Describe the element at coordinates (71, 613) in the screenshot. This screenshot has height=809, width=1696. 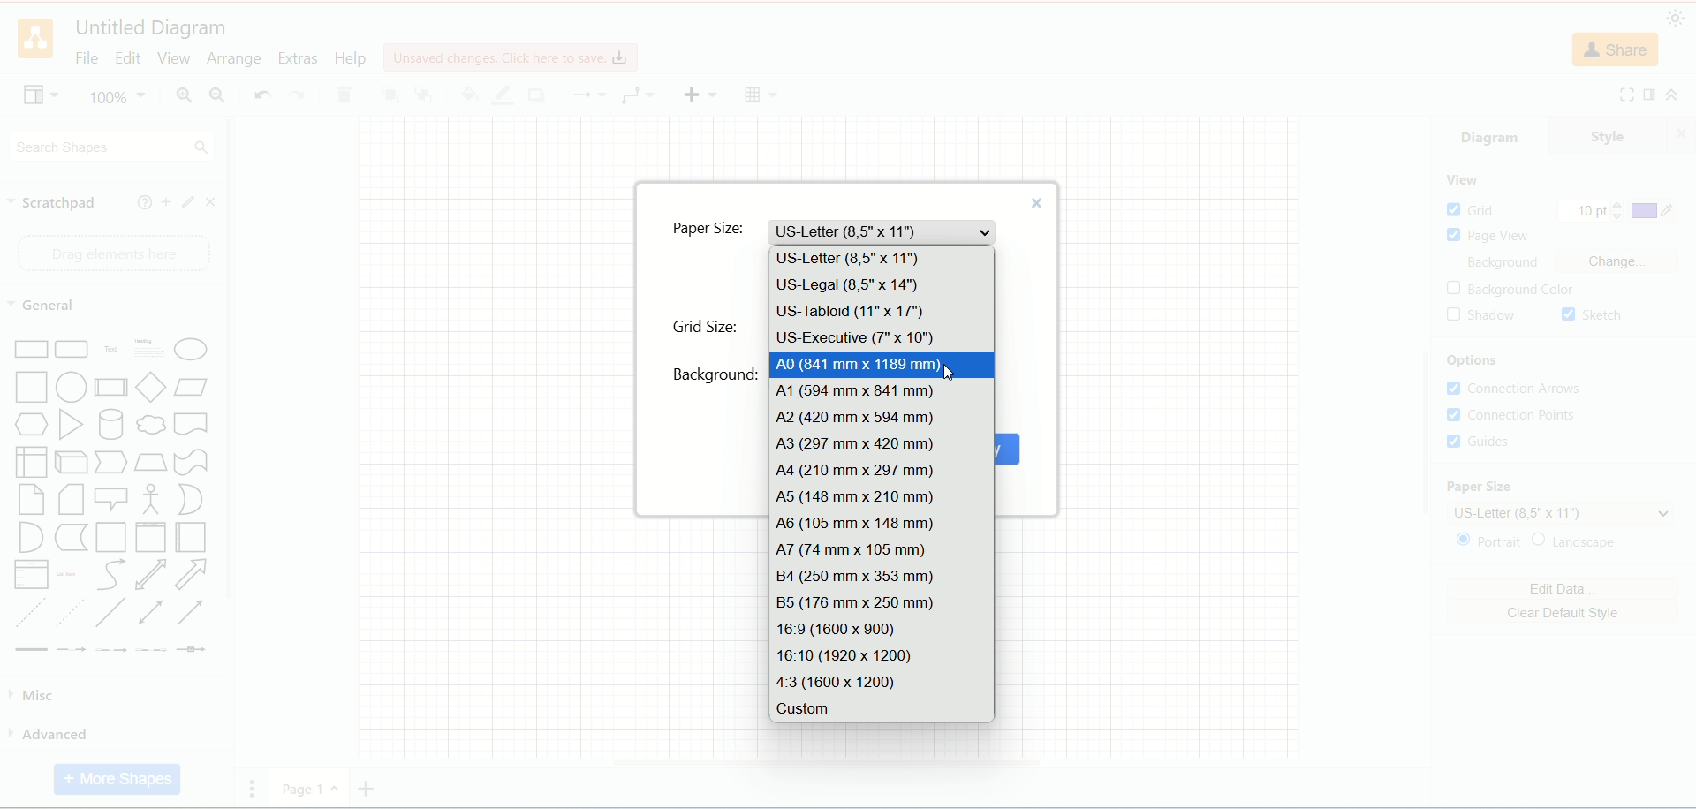
I see `Dotted Line` at that location.